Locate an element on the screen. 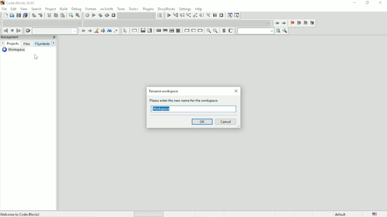 The width and height of the screenshot is (387, 217). Copy is located at coordinates (55, 16).